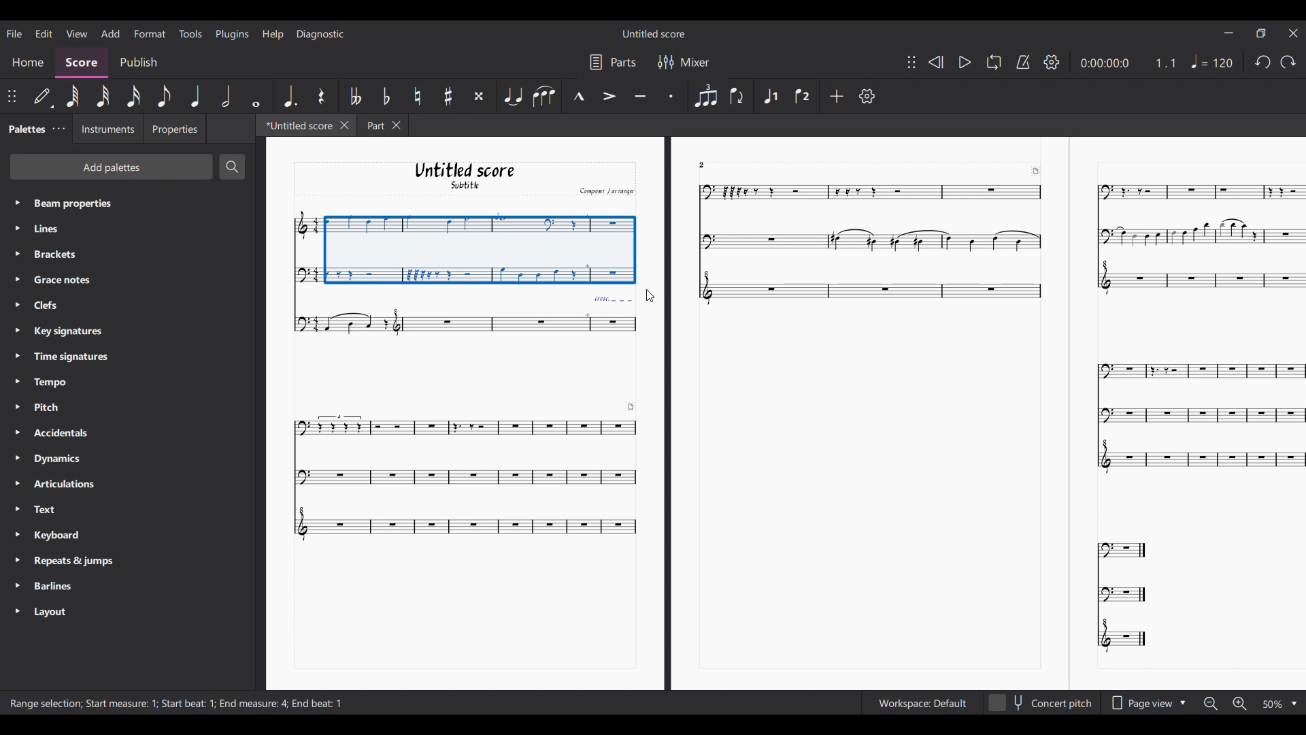 The image size is (1306, 735). I want to click on Settings, so click(1052, 62).